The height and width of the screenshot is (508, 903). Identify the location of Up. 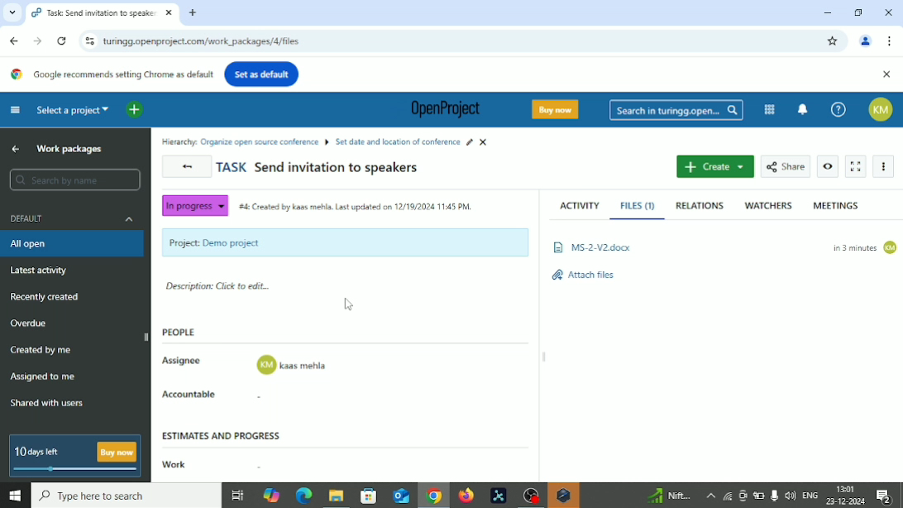
(16, 148).